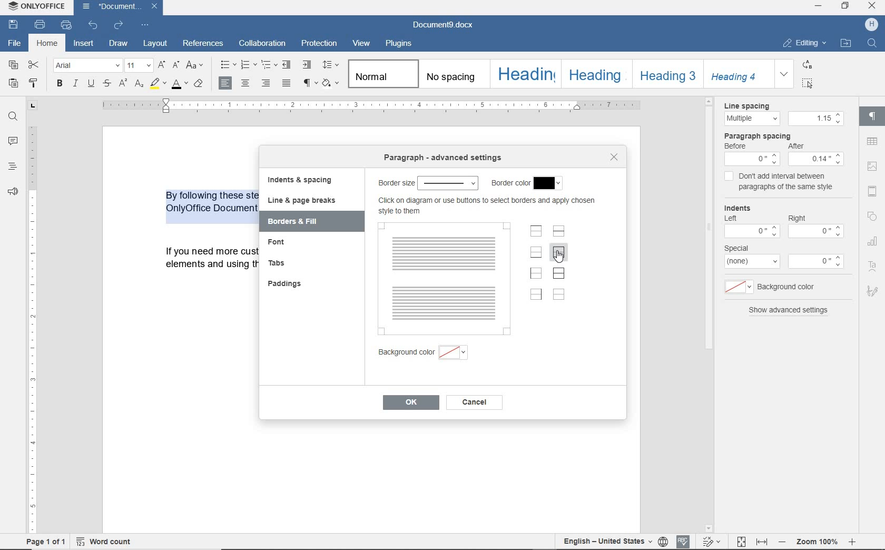 The height and width of the screenshot is (550, 885). What do you see at coordinates (485, 207) in the screenshot?
I see `more info` at bounding box center [485, 207].